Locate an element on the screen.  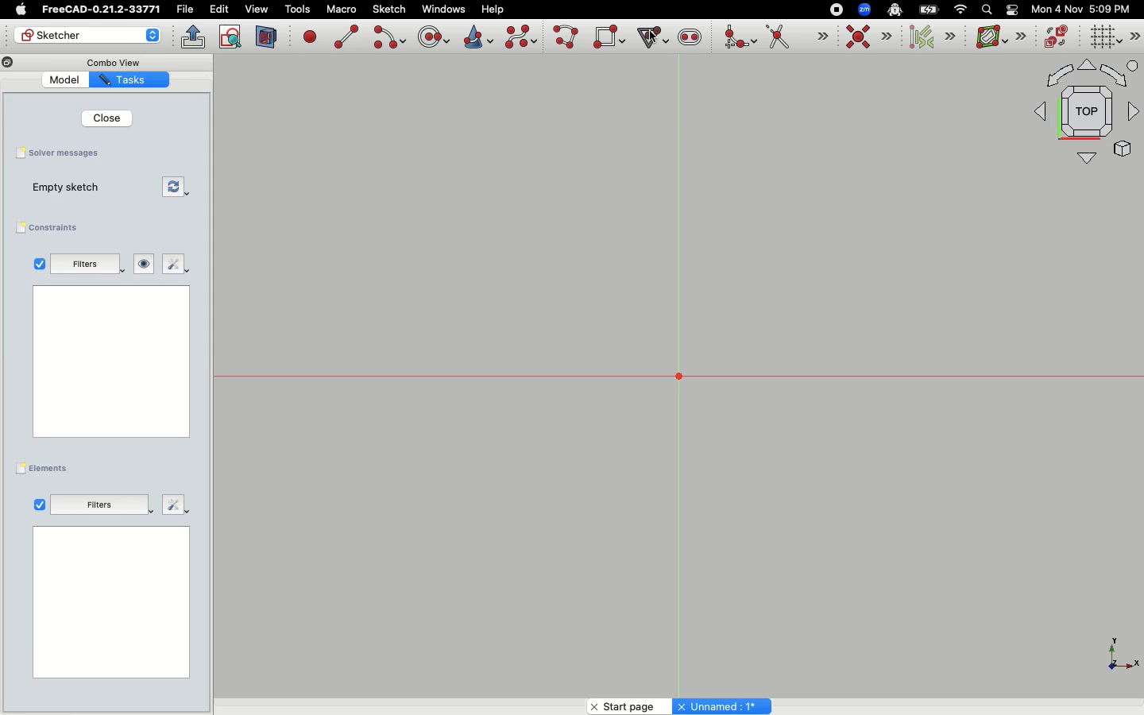
Blank page is located at coordinates (110, 362).